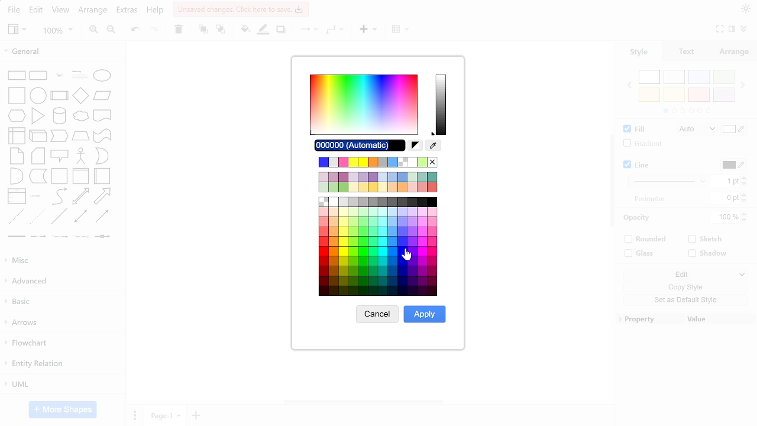 This screenshot has width=757, height=426. Describe the element at coordinates (136, 31) in the screenshot. I see `undo` at that location.